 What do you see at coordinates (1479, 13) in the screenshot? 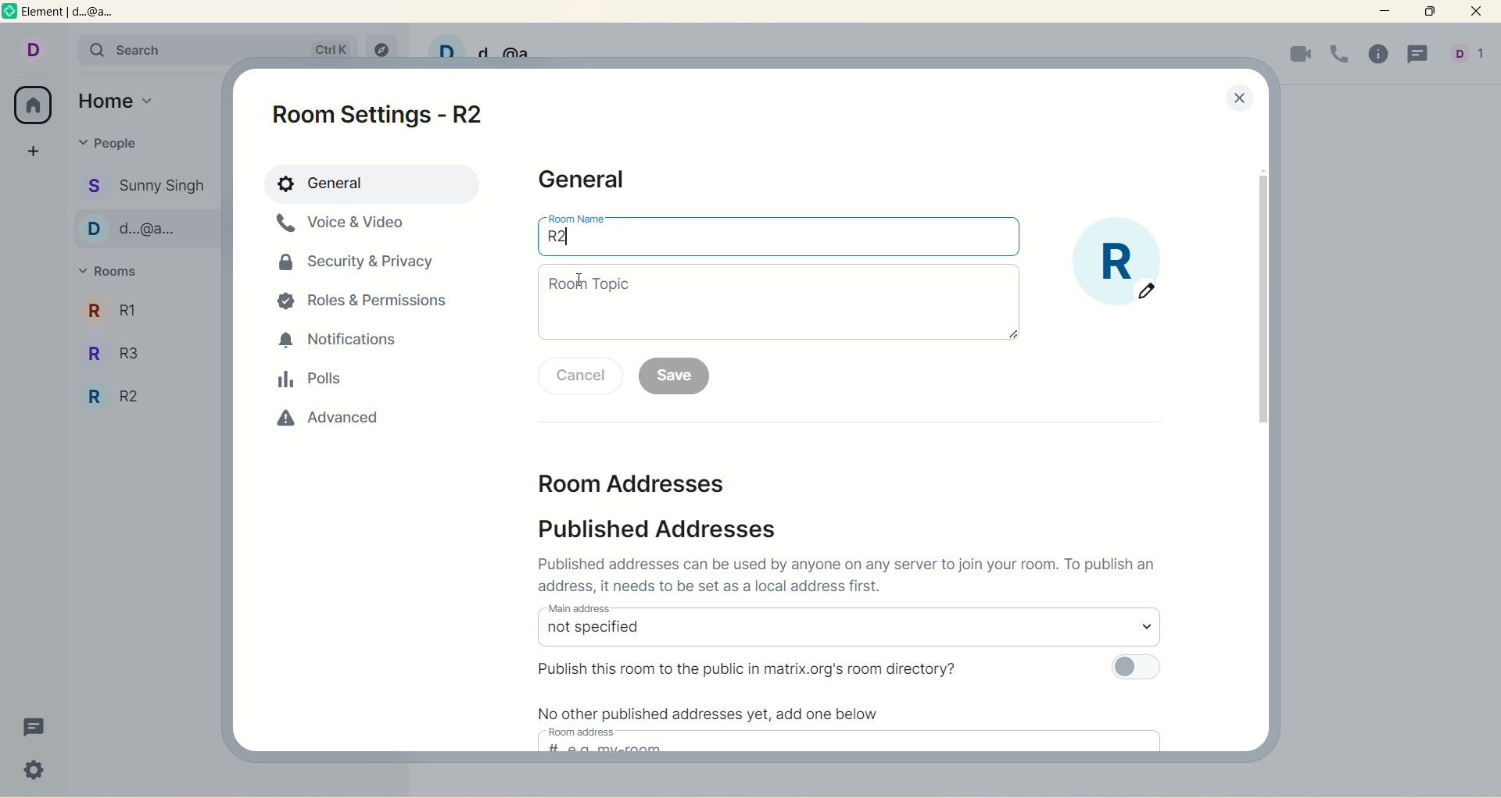
I see `close` at bounding box center [1479, 13].